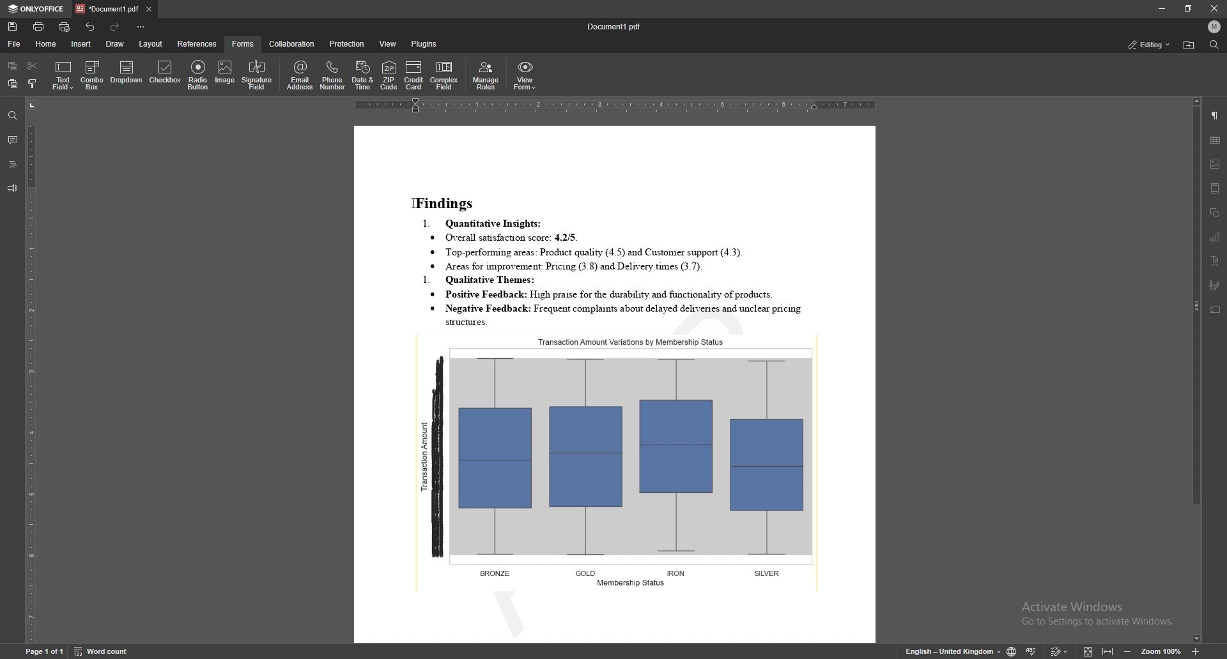 Image resolution: width=1227 pixels, height=659 pixels. What do you see at coordinates (424, 43) in the screenshot?
I see `plugins` at bounding box center [424, 43].